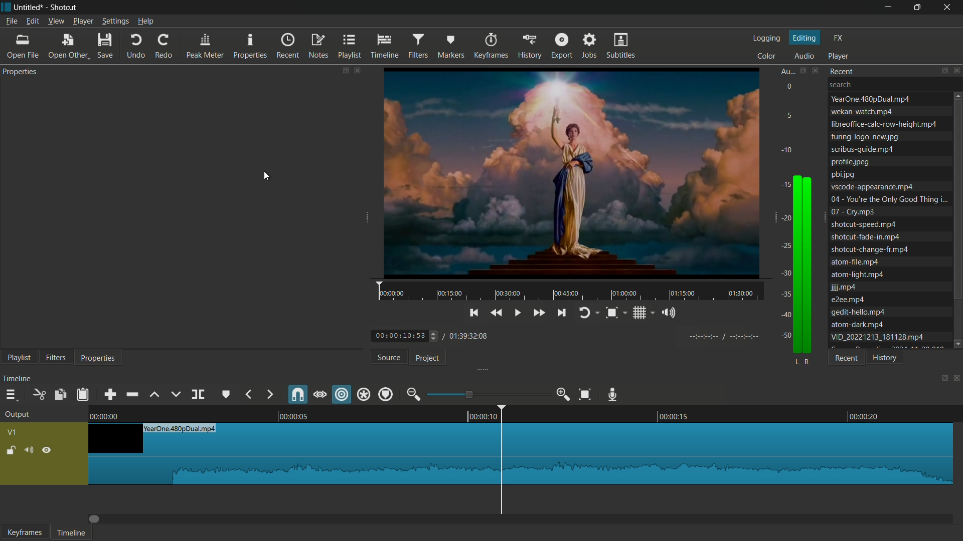 This screenshot has height=541, width=963. Describe the element at coordinates (268, 395) in the screenshot. I see `next marker` at that location.